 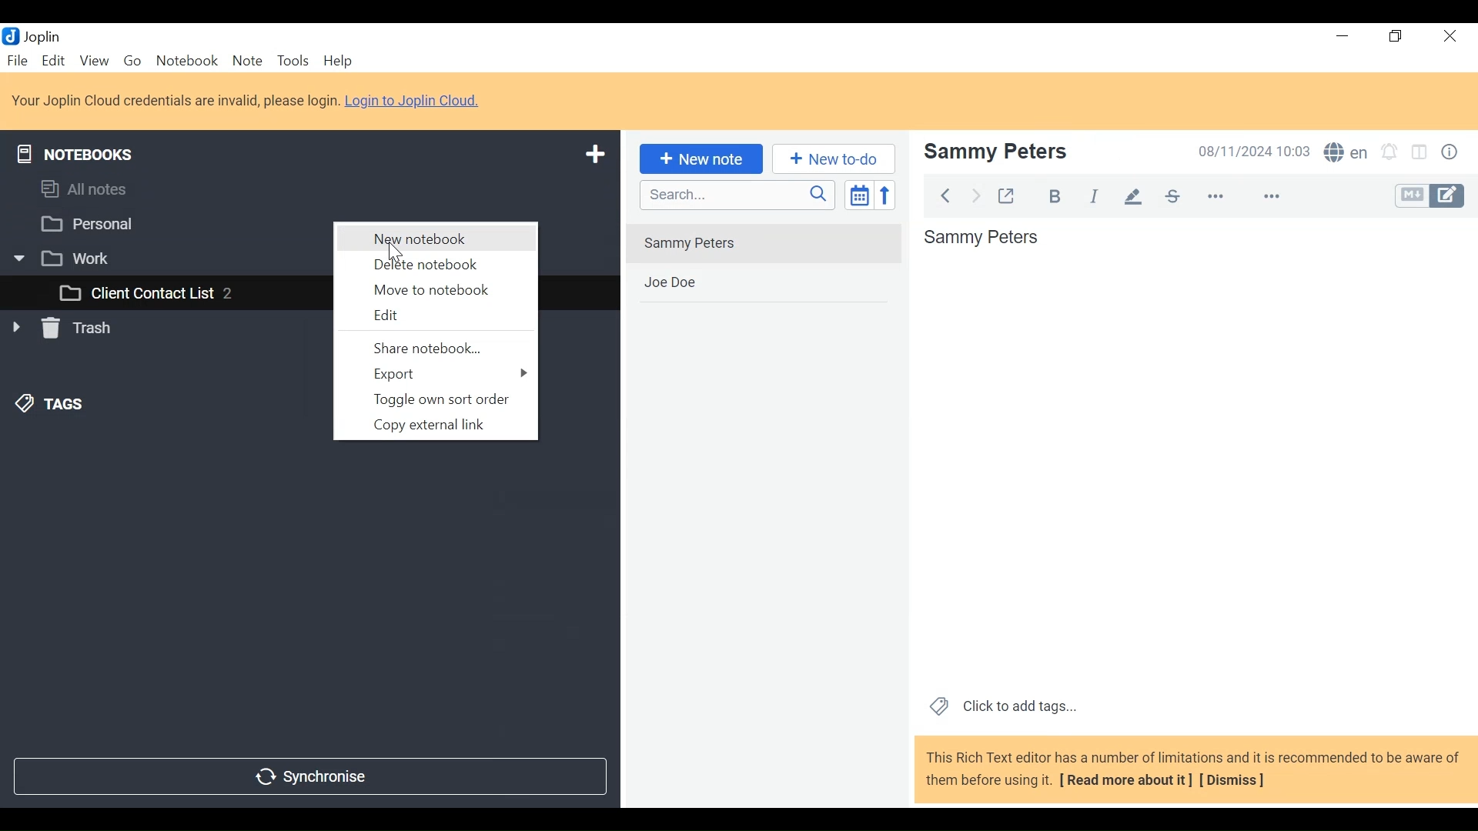 What do you see at coordinates (738, 196) in the screenshot?
I see `Search` at bounding box center [738, 196].